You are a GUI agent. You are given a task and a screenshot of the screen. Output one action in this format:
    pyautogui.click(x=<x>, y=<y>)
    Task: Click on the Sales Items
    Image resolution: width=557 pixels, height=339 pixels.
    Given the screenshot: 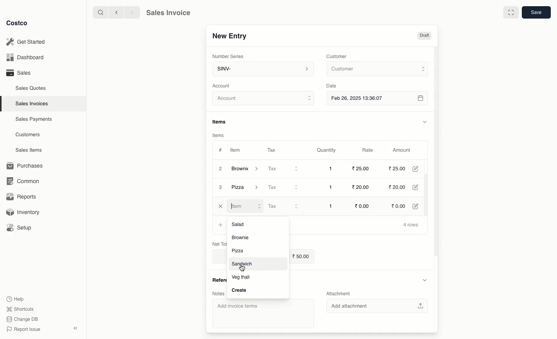 What is the action you would take?
    pyautogui.click(x=31, y=150)
    